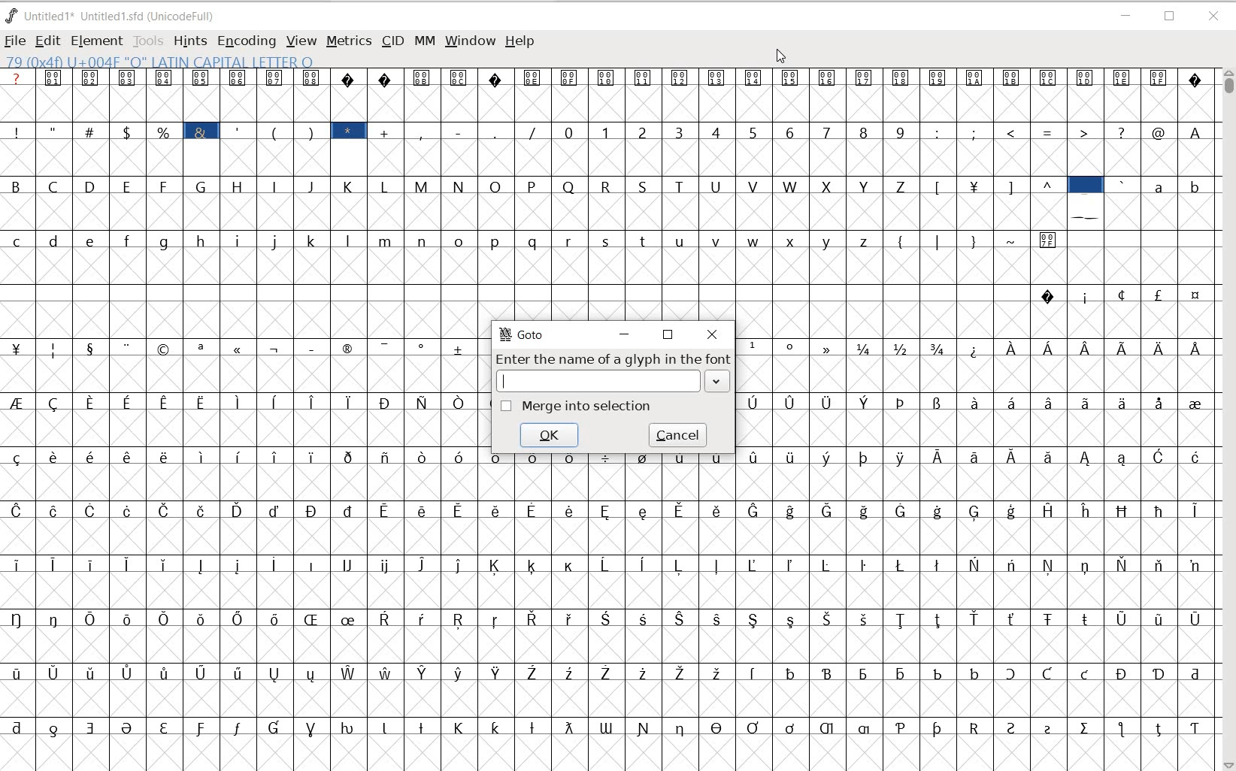  I want to click on merge into selection, so click(577, 405).